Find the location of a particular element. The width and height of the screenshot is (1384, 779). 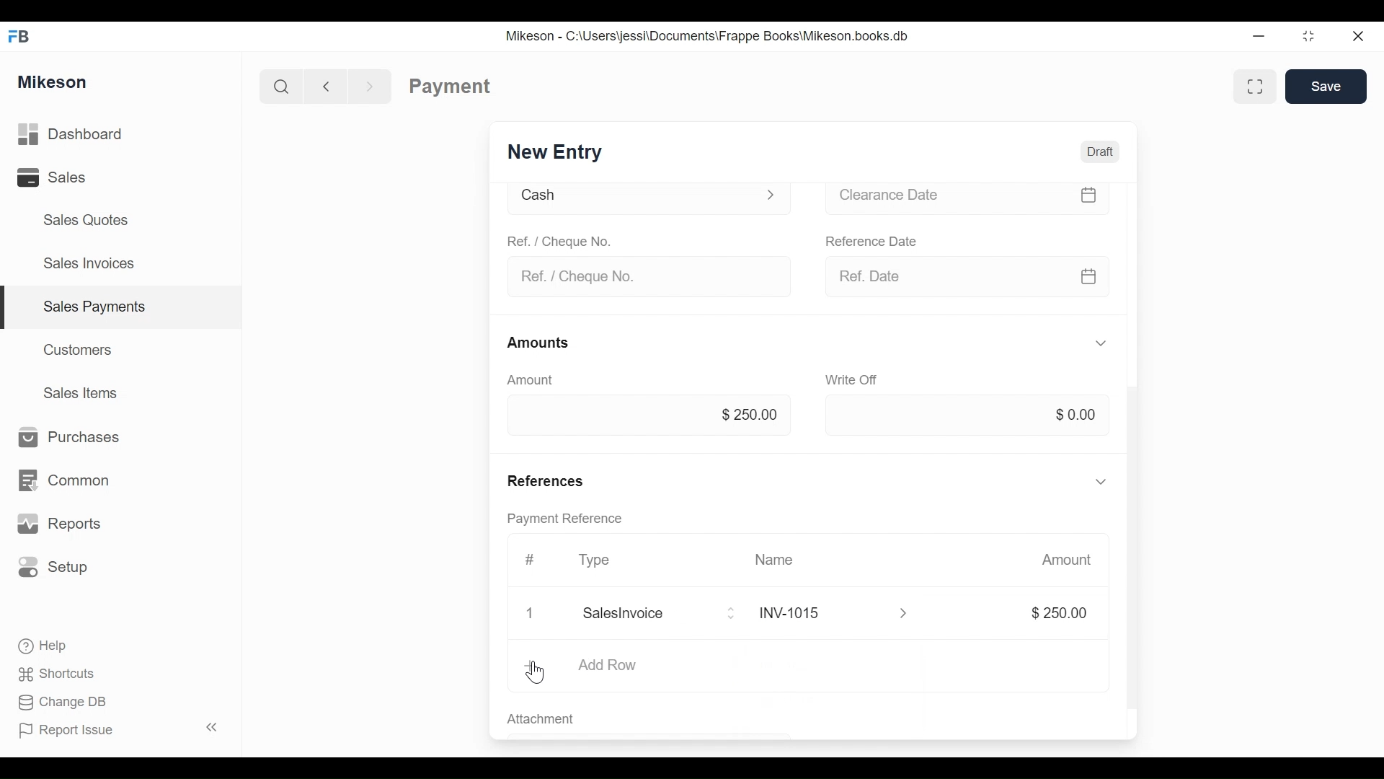

Hide is located at coordinates (1101, 480).